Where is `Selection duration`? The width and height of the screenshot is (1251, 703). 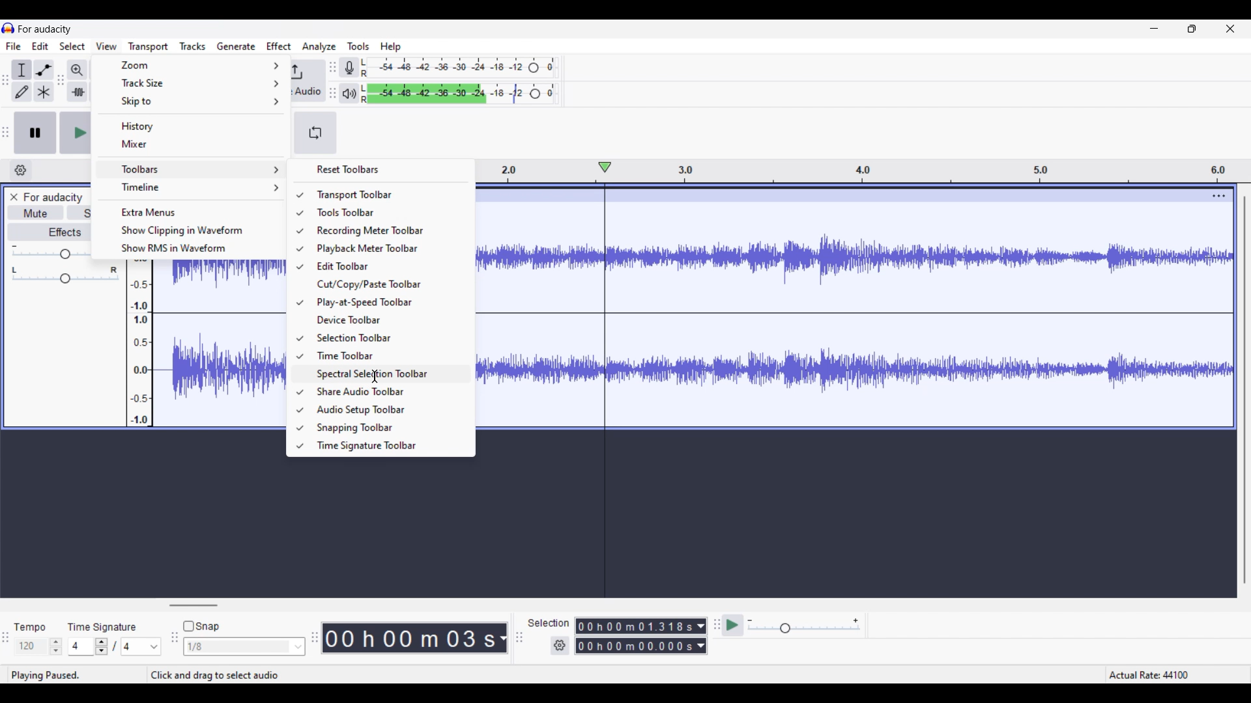 Selection duration is located at coordinates (635, 636).